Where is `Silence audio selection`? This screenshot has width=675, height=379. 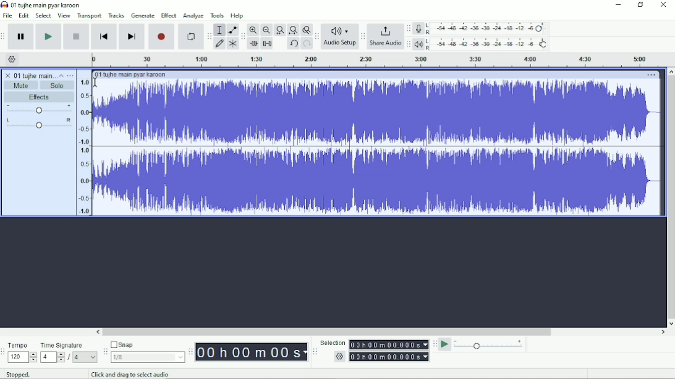
Silence audio selection is located at coordinates (268, 44).